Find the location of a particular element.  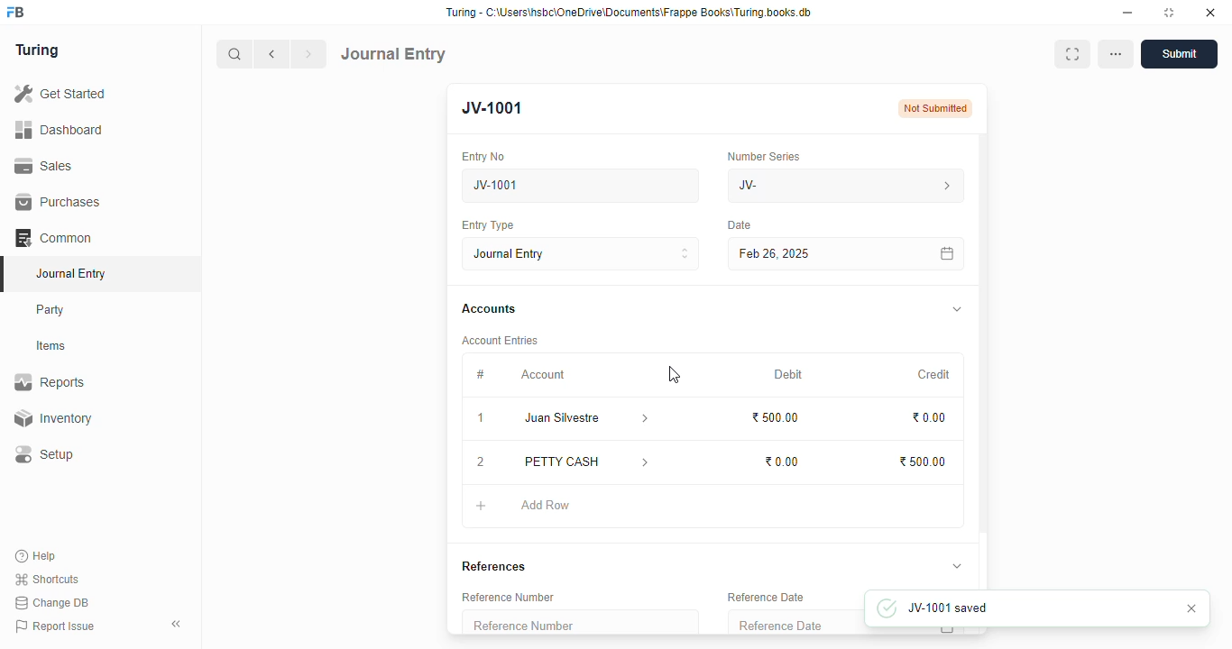

reference date is located at coordinates (765, 597).